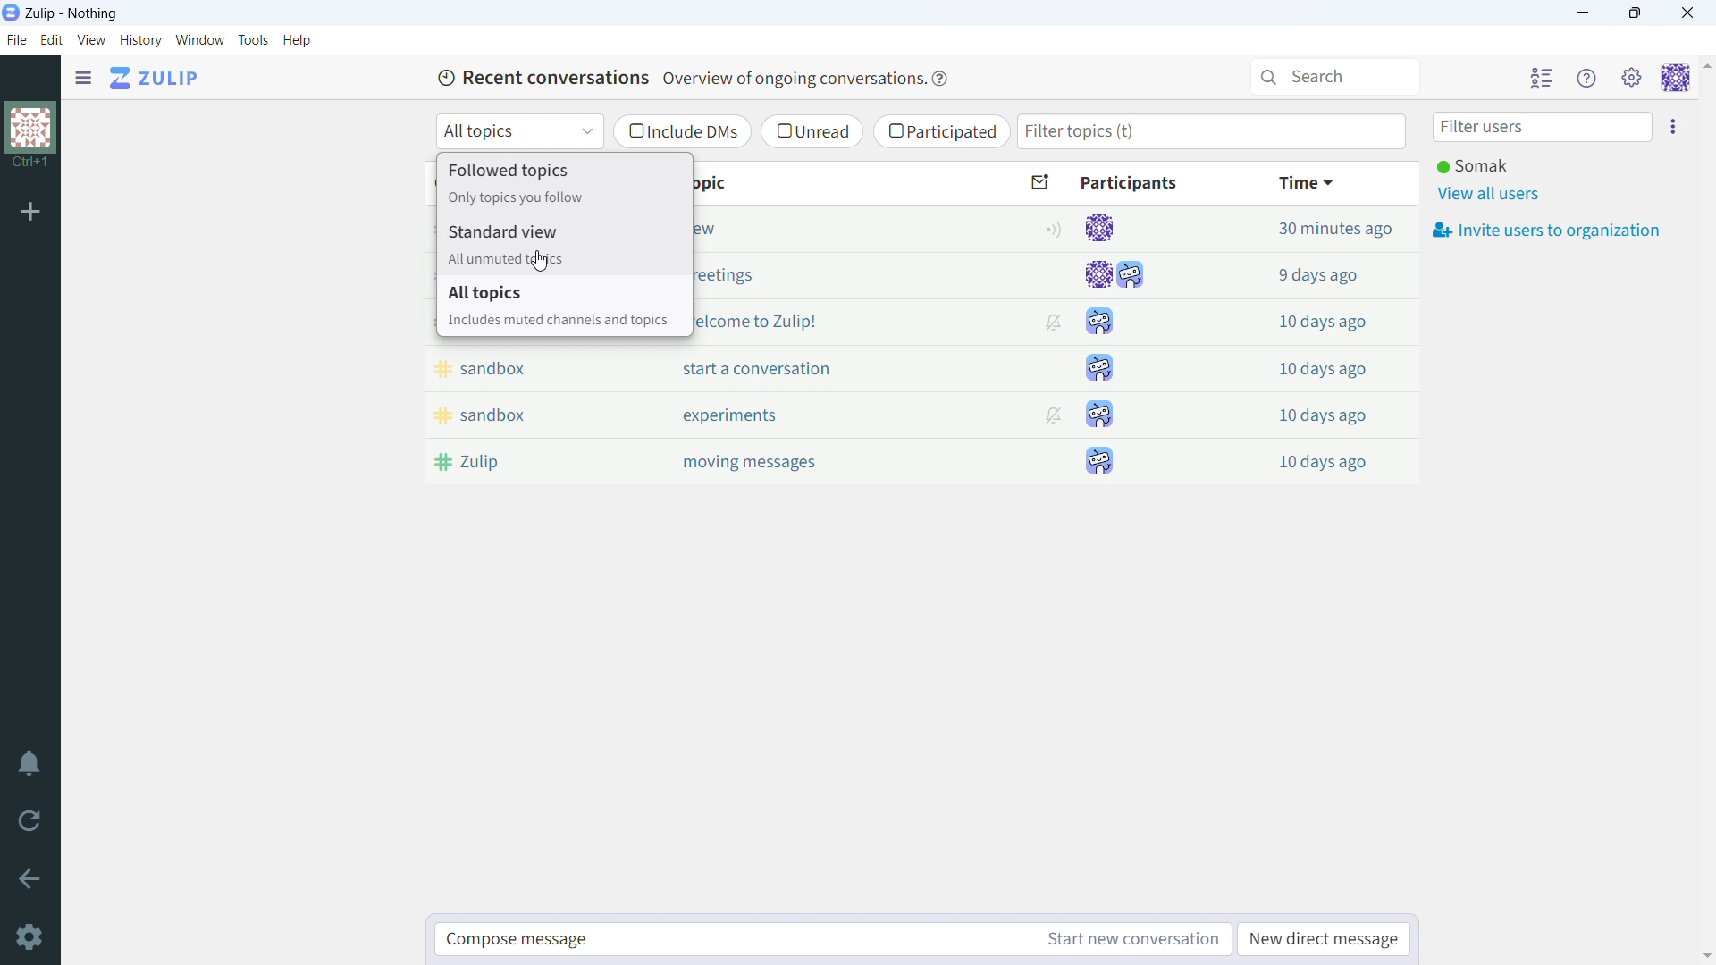 The image size is (1716, 965). Describe the element at coordinates (833, 275) in the screenshot. I see `greetings` at that location.